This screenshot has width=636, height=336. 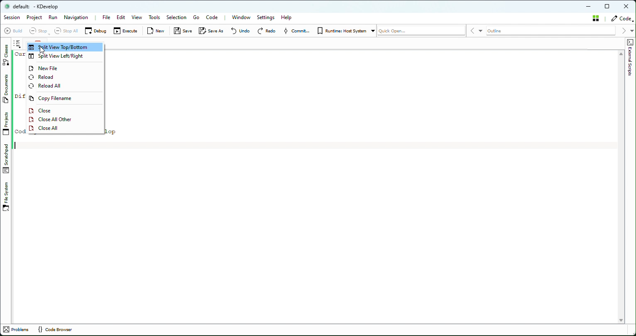 I want to click on Minimize, so click(x=591, y=5).